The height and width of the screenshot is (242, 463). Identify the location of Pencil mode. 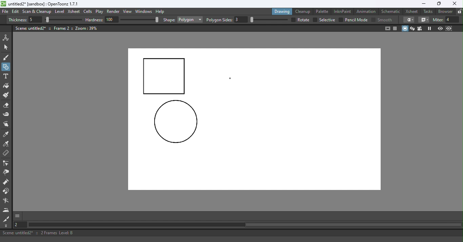
(356, 20).